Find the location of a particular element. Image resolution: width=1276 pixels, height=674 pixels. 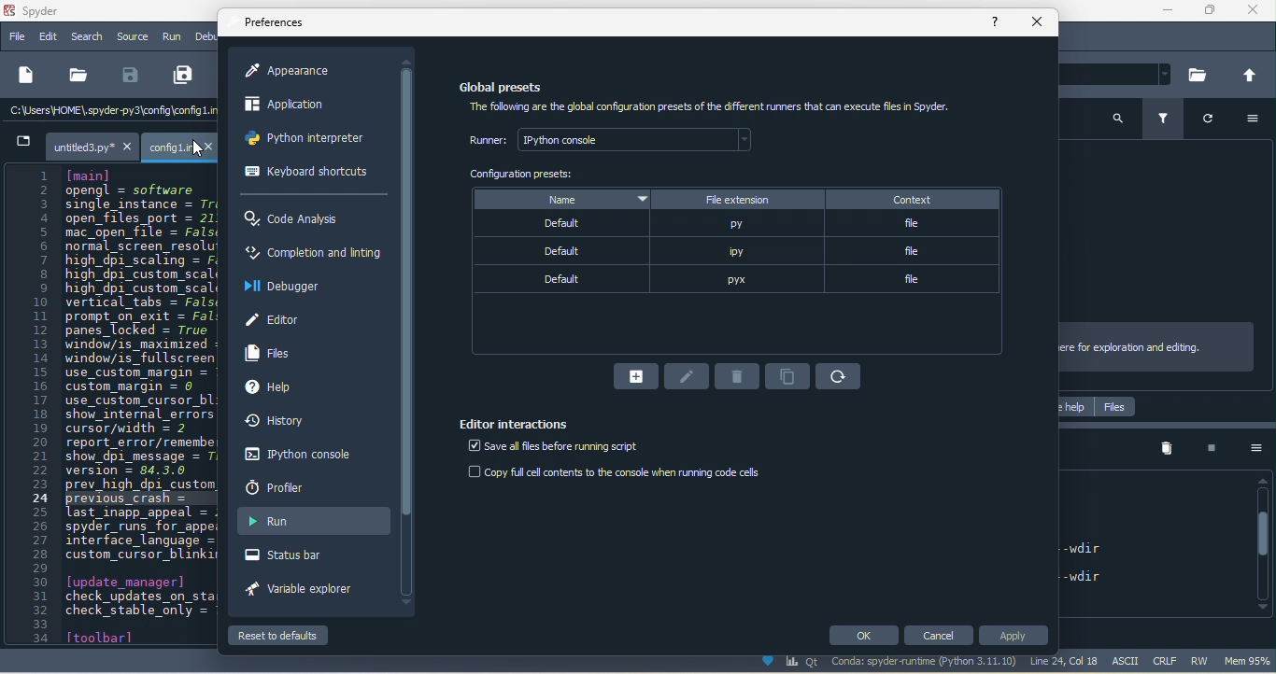

default is located at coordinates (558, 252).